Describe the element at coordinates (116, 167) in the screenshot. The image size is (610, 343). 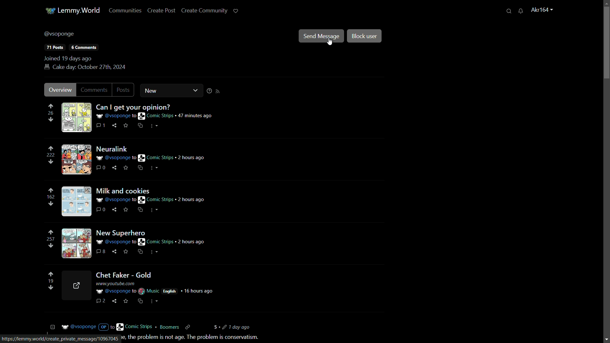
I see `share` at that location.